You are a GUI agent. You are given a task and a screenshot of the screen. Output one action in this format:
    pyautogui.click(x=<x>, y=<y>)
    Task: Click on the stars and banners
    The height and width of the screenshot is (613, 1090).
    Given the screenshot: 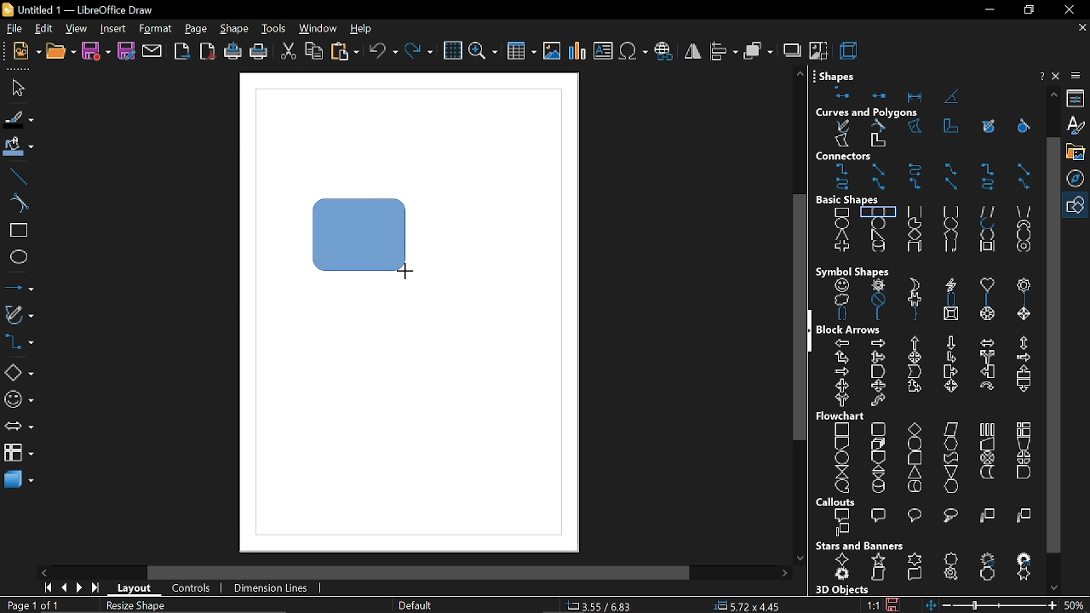 What is the action you would take?
    pyautogui.click(x=859, y=546)
    